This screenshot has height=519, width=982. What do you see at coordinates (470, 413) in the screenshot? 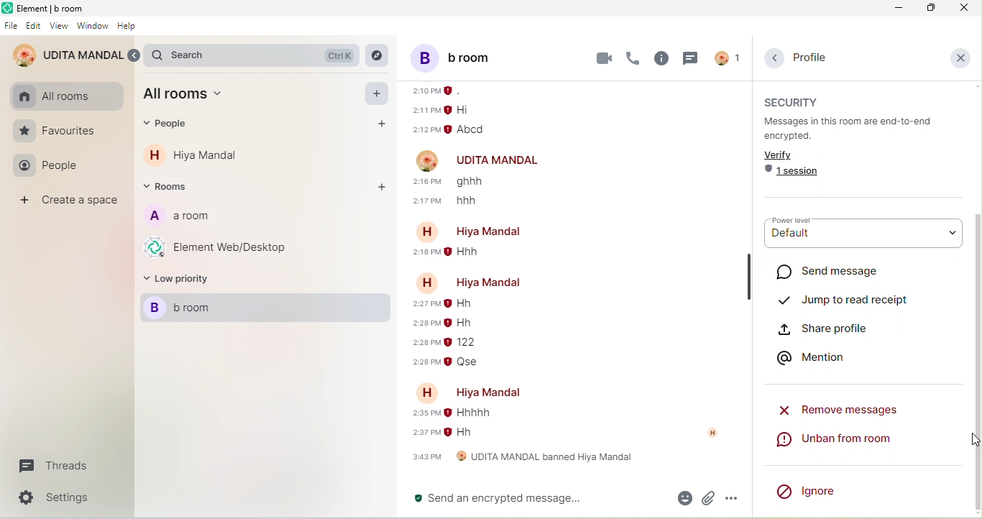
I see `hhhhh-older message of hiya mandal` at bounding box center [470, 413].